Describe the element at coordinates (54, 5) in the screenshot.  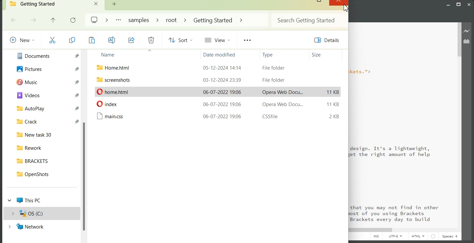
I see `Getting Started` at that location.